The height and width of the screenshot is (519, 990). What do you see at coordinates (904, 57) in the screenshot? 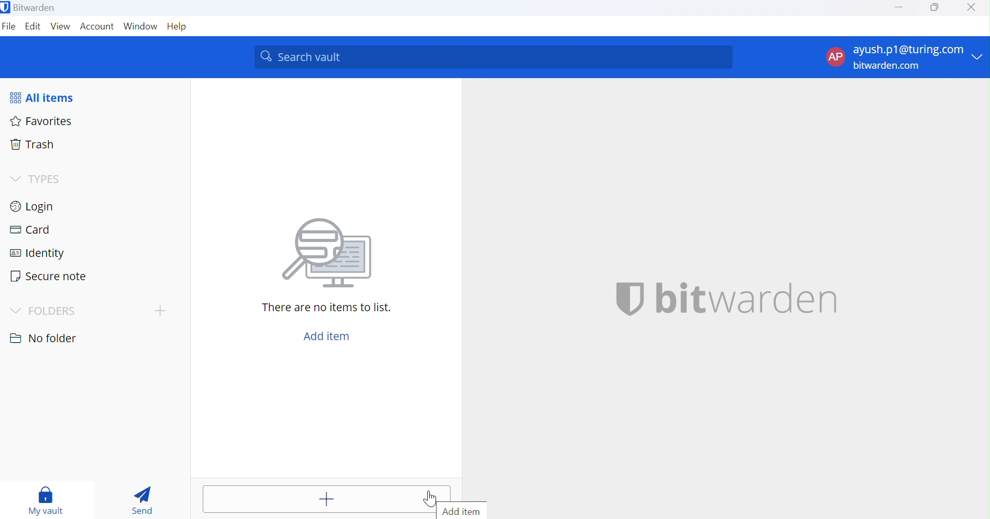
I see `account menu` at bounding box center [904, 57].